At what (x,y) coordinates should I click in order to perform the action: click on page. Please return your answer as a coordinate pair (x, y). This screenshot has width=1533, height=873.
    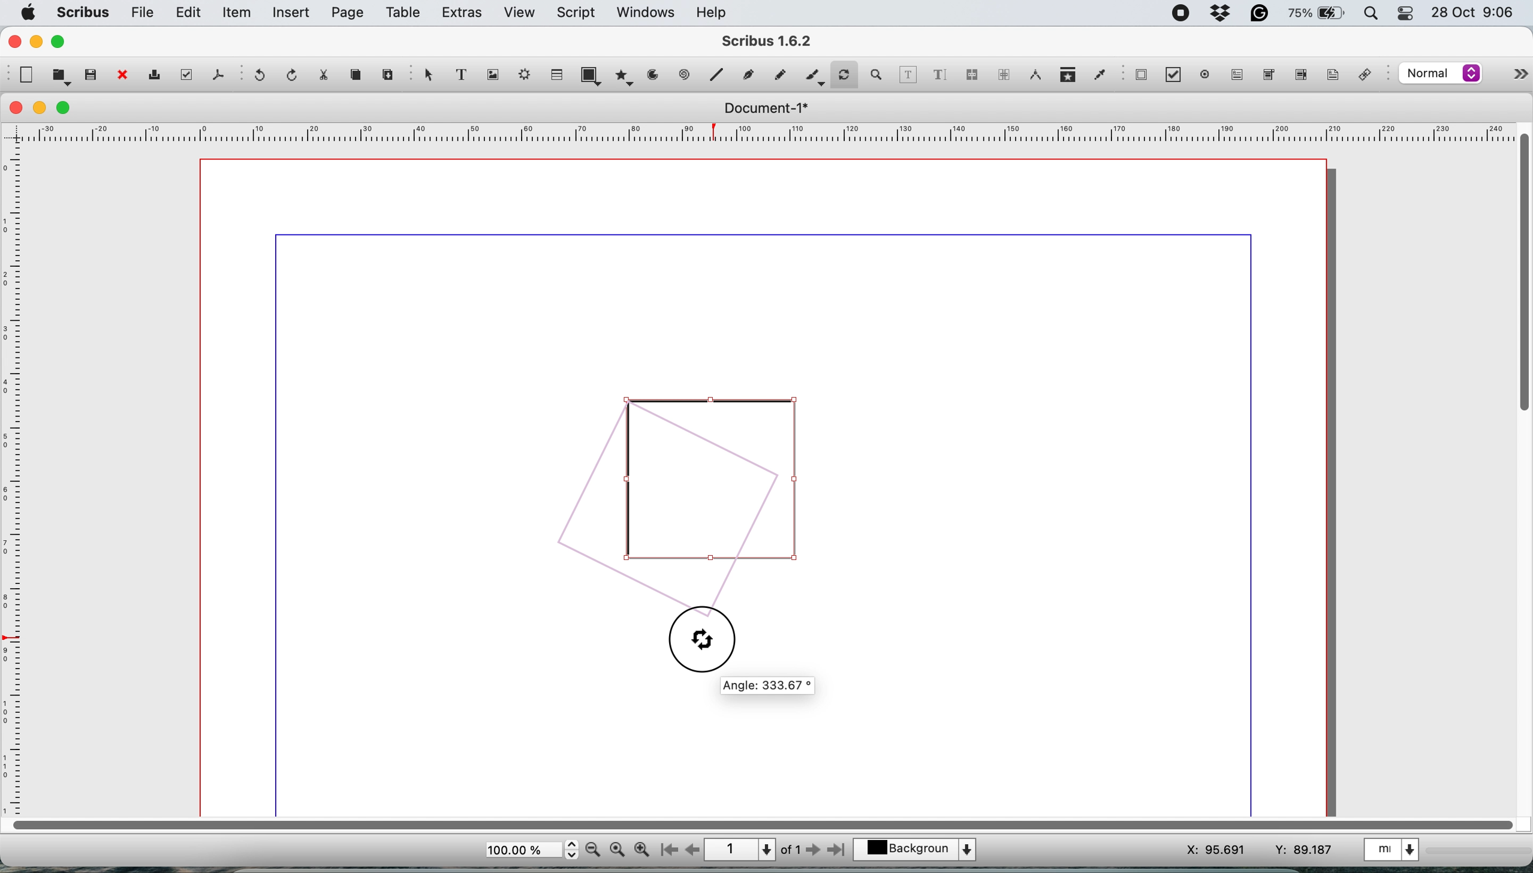
    Looking at the image, I should click on (348, 13).